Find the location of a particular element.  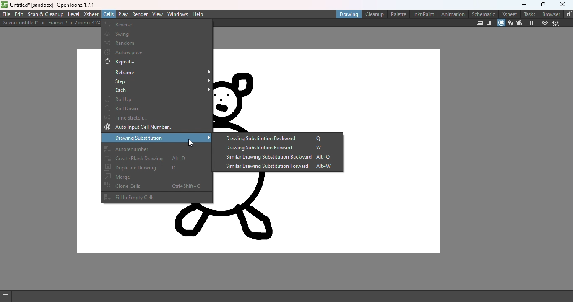

Close is located at coordinates (563, 5).